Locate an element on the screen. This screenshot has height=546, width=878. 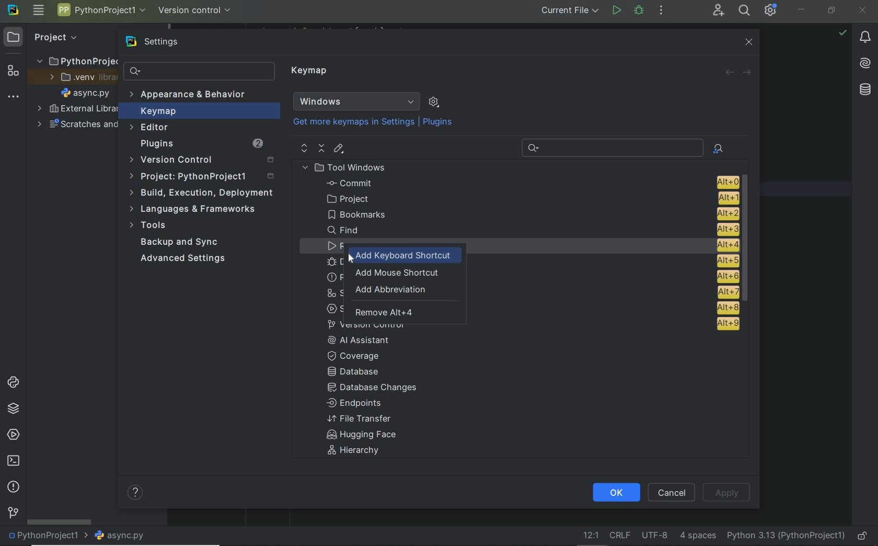
scratches and consoles is located at coordinates (77, 125).